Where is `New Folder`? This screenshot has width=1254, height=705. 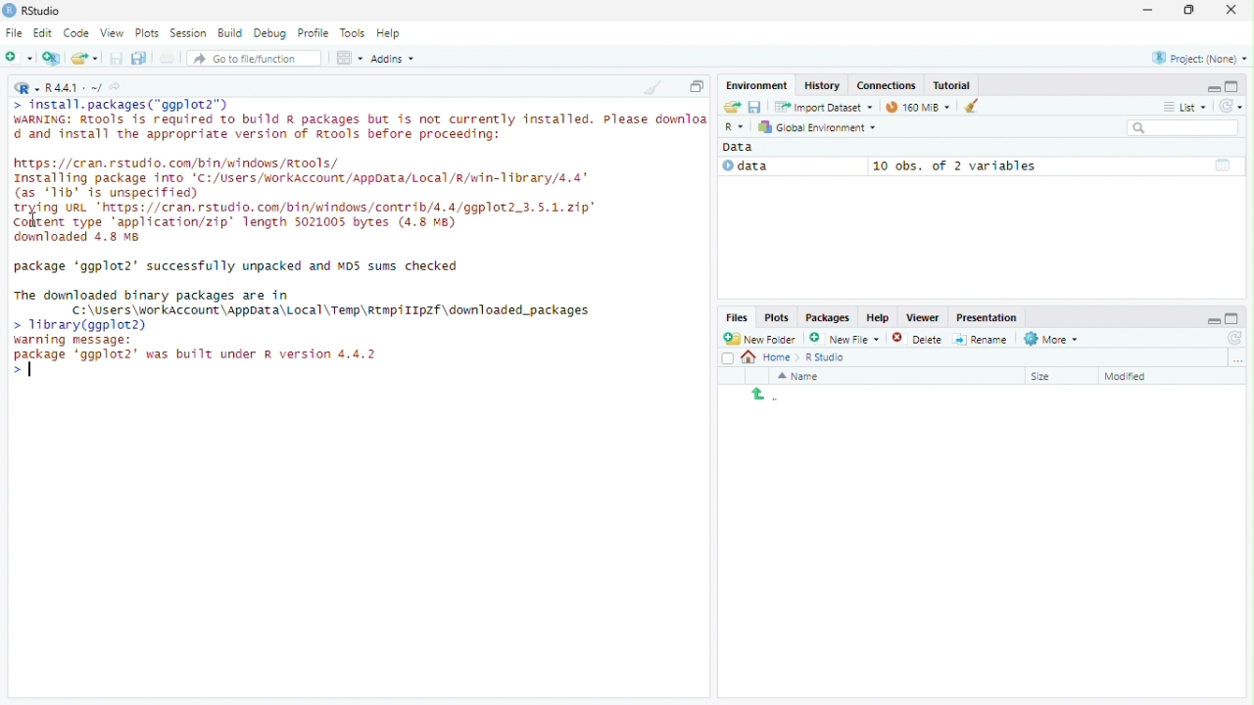
New Folder is located at coordinates (762, 339).